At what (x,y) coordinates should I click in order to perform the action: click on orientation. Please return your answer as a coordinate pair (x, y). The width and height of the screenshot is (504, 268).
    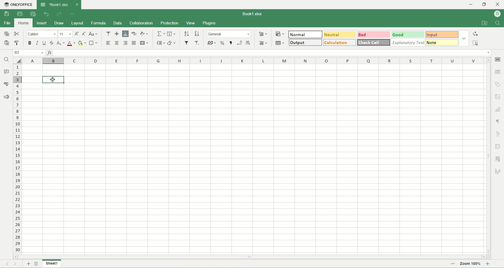
    Looking at the image, I should click on (144, 34).